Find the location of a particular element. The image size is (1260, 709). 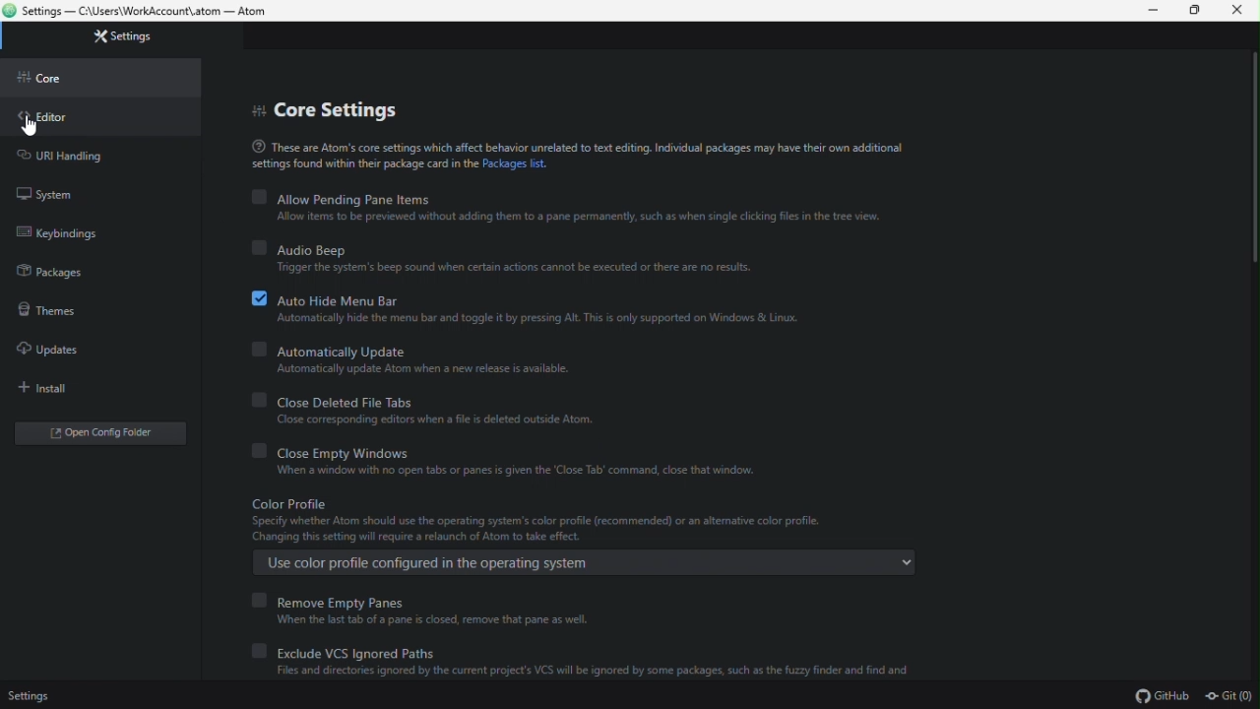

Install  is located at coordinates (54, 389).